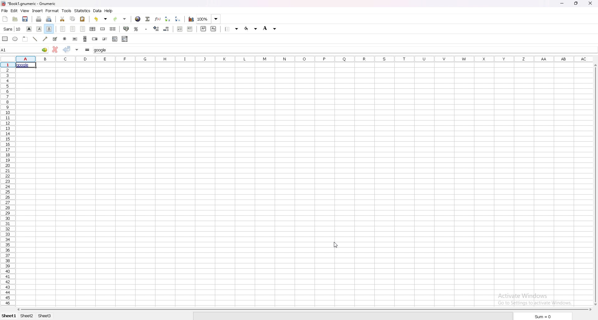 Image resolution: width=598 pixels, height=320 pixels. Describe the element at coordinates (113, 29) in the screenshot. I see `split merged cell` at that location.